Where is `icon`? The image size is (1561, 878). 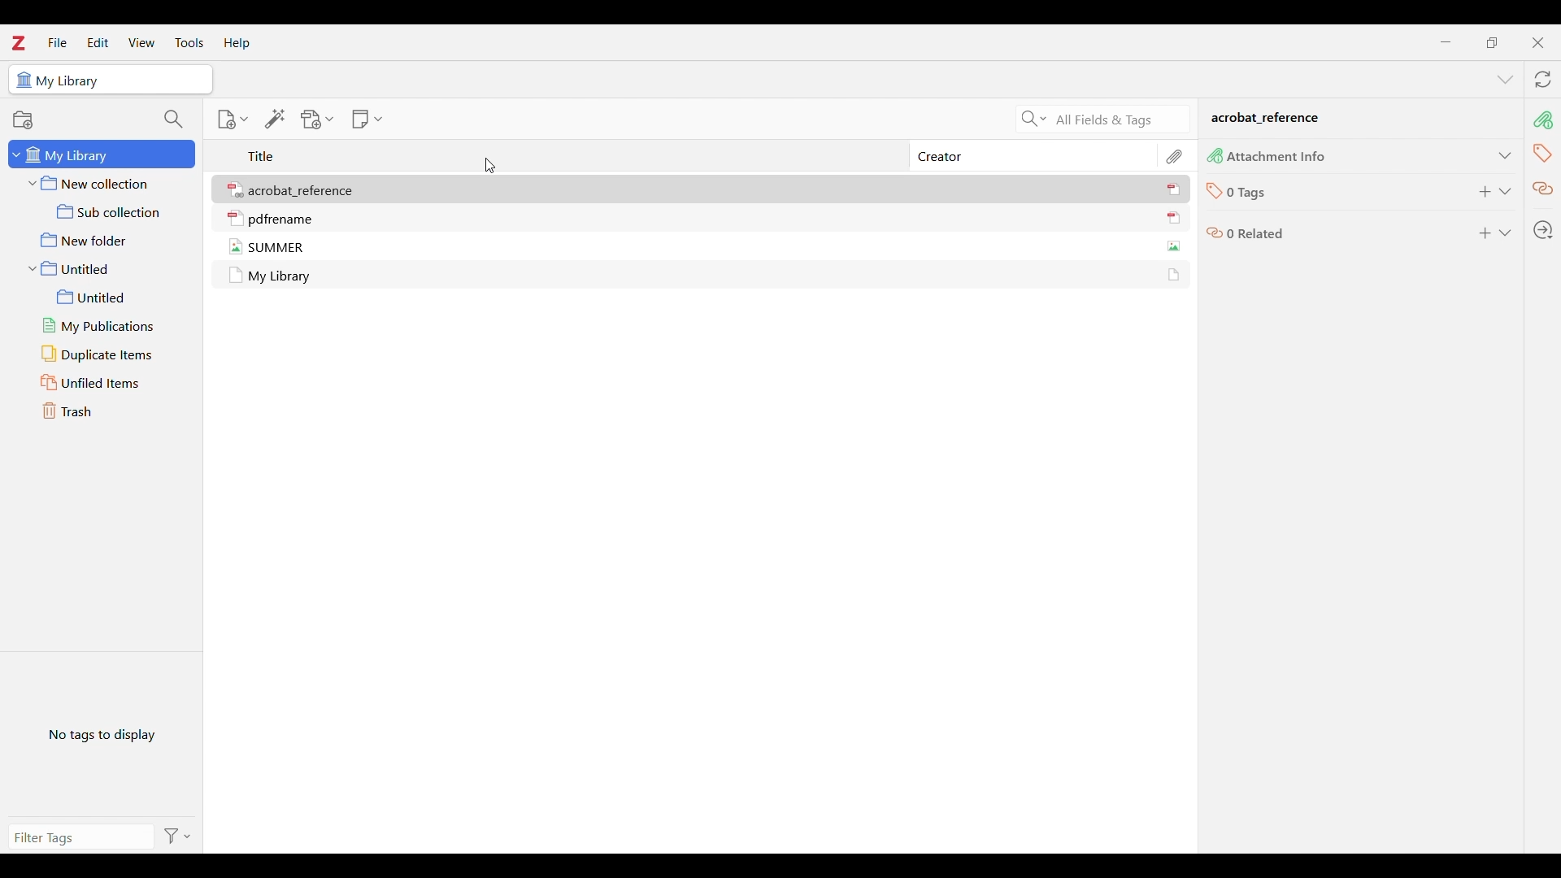
icon is located at coordinates (1172, 275).